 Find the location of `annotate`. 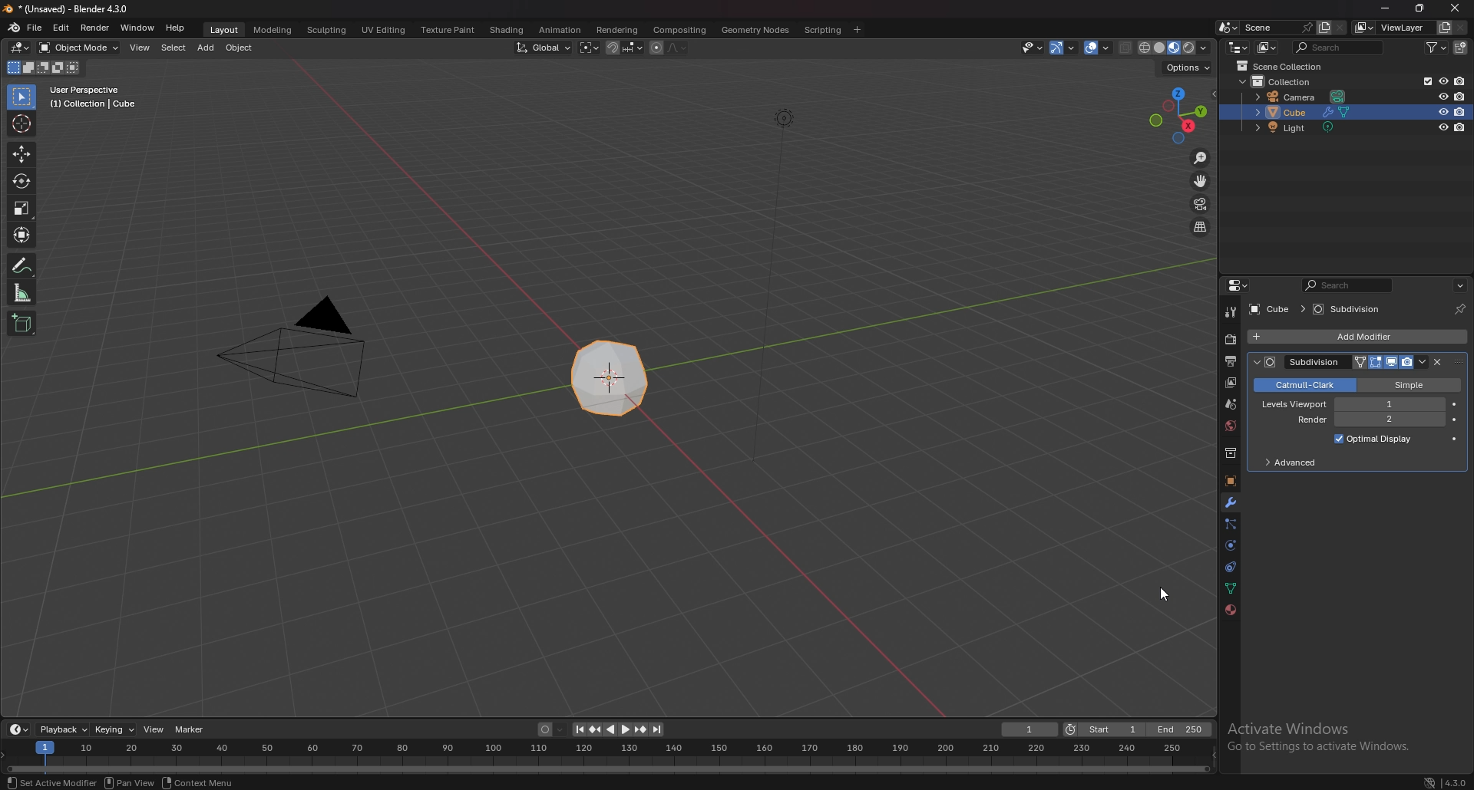

annotate is located at coordinates (21, 266).